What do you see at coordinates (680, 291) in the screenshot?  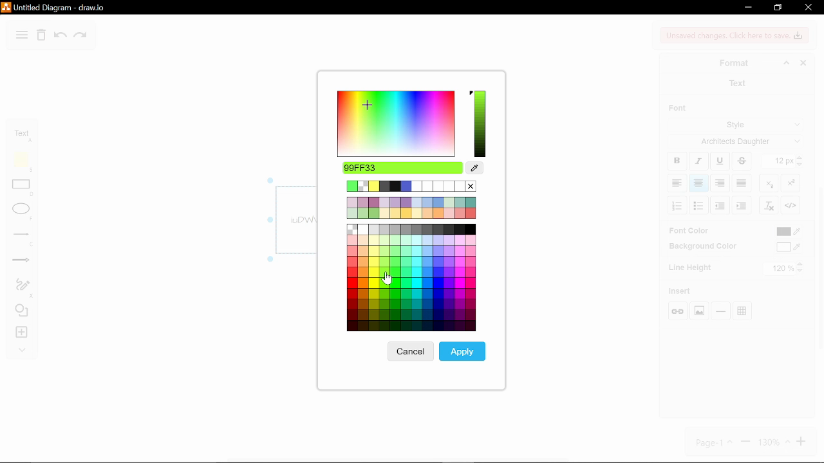 I see `insert` at bounding box center [680, 291].